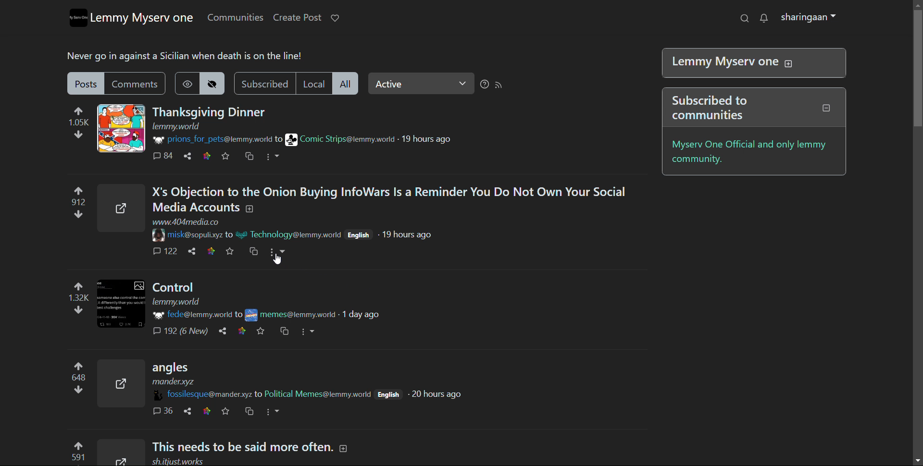 The height and width of the screenshot is (466, 923). I want to click on Pointer, so click(279, 262).